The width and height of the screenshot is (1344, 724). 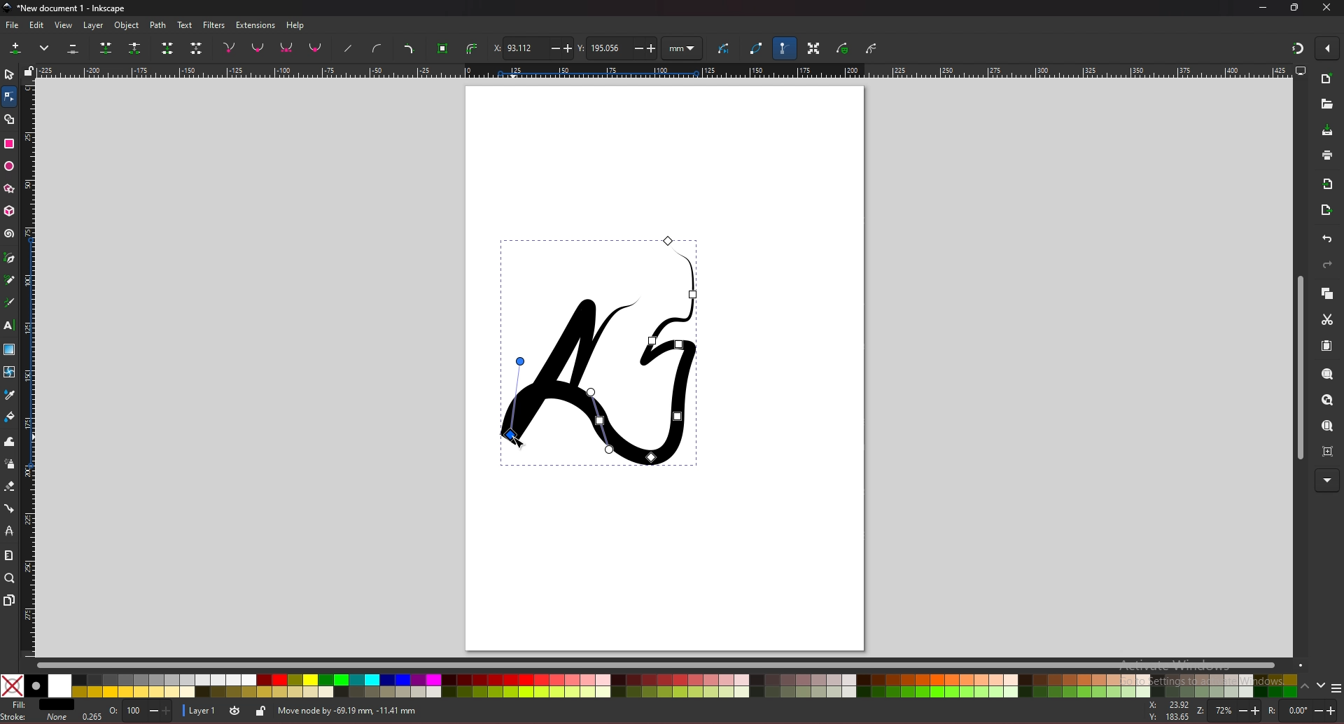 I want to click on extensions, so click(x=256, y=25).